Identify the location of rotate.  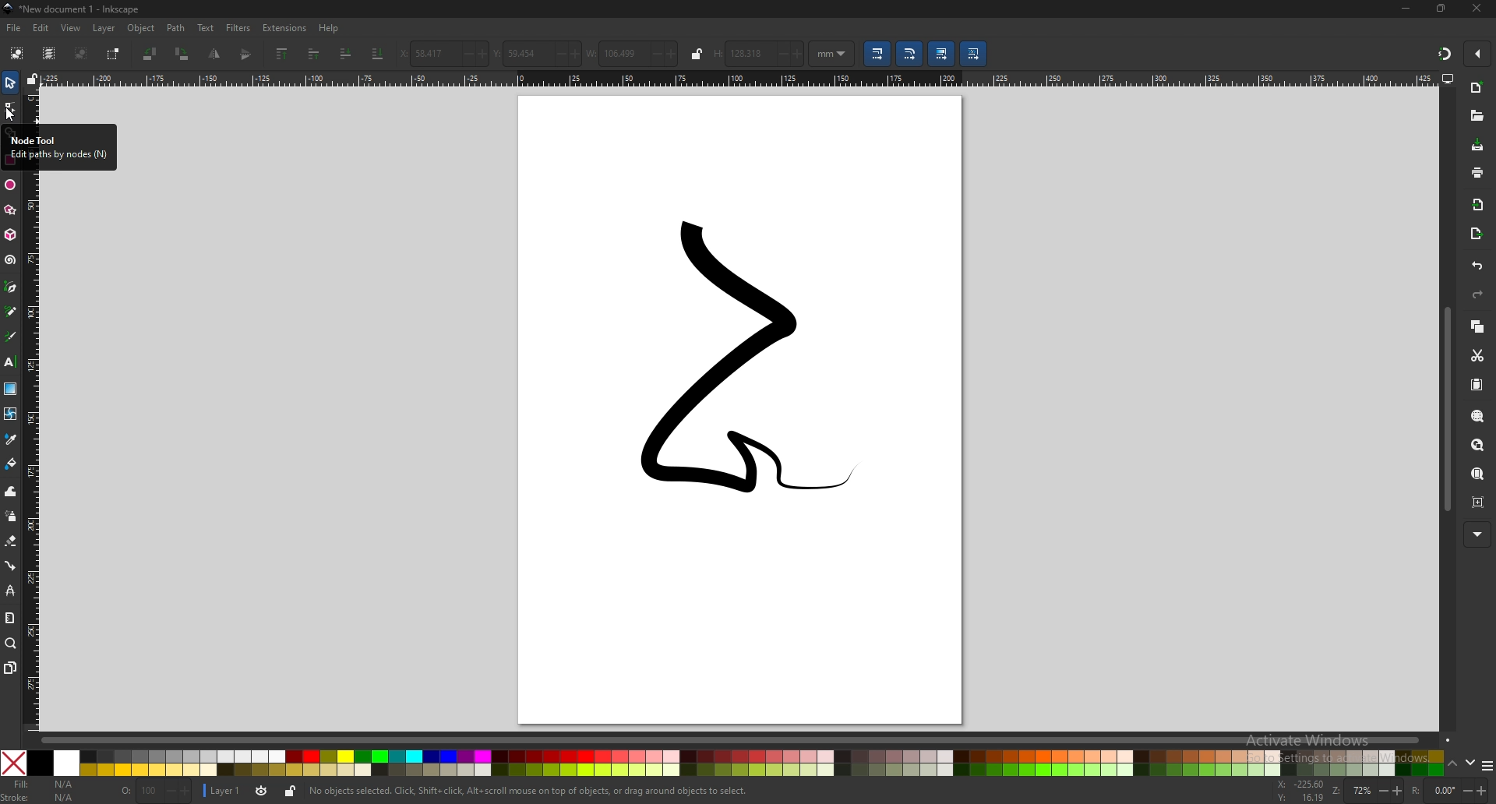
(1448, 789).